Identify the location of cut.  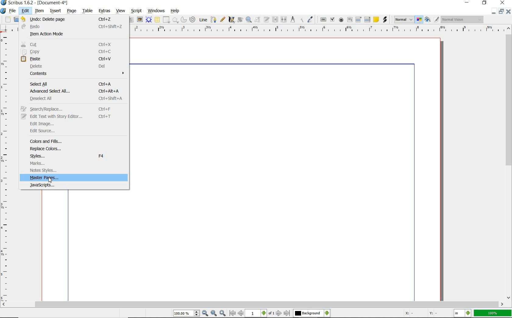
(75, 44).